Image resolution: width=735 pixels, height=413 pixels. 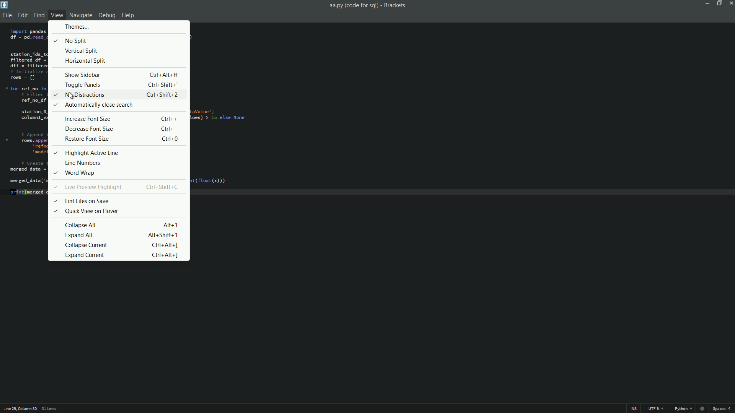 What do you see at coordinates (354, 6) in the screenshot?
I see `file name` at bounding box center [354, 6].